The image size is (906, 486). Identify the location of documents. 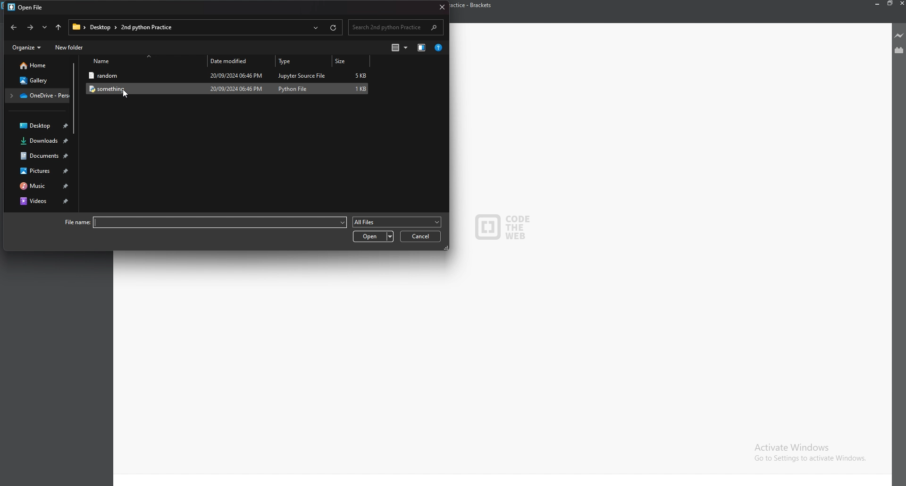
(38, 156).